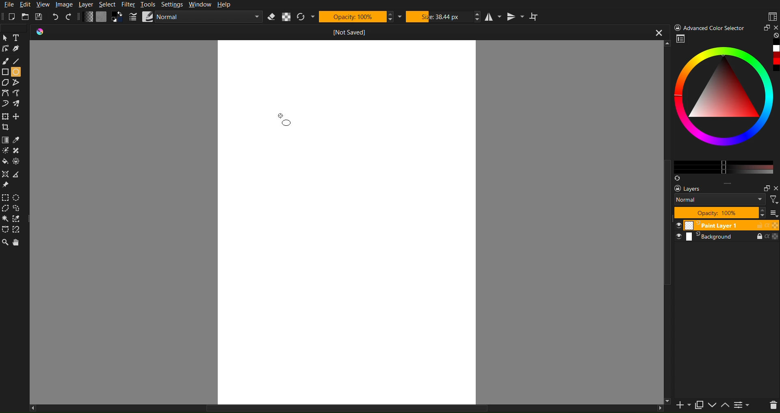 Image resolution: width=780 pixels, height=413 pixels. What do you see at coordinates (726, 108) in the screenshot?
I see `Advanced Color Selector` at bounding box center [726, 108].